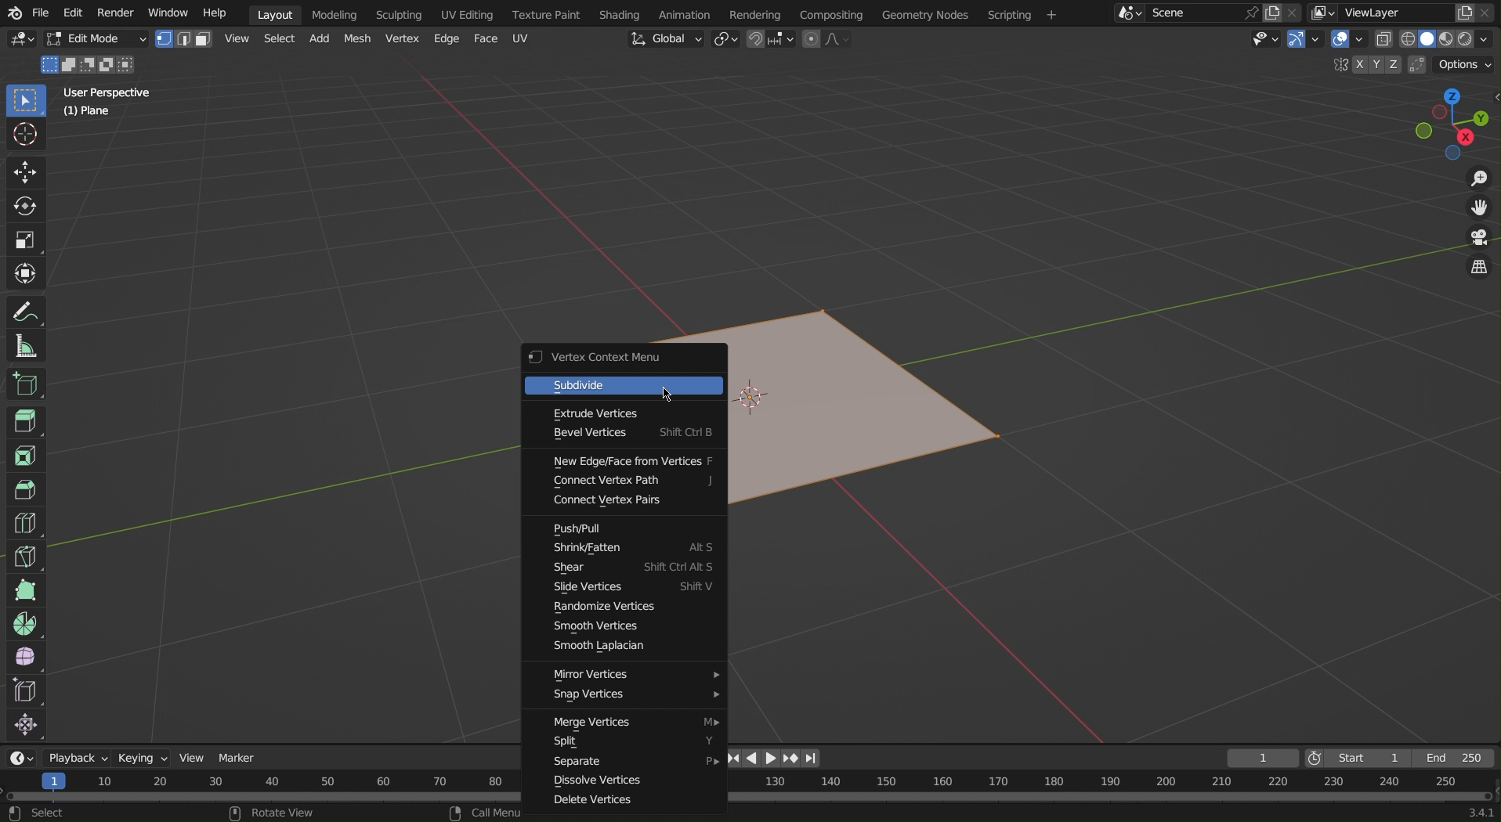 Image resolution: width=1501 pixels, height=822 pixels. Describe the element at coordinates (25, 556) in the screenshot. I see `Knife` at that location.